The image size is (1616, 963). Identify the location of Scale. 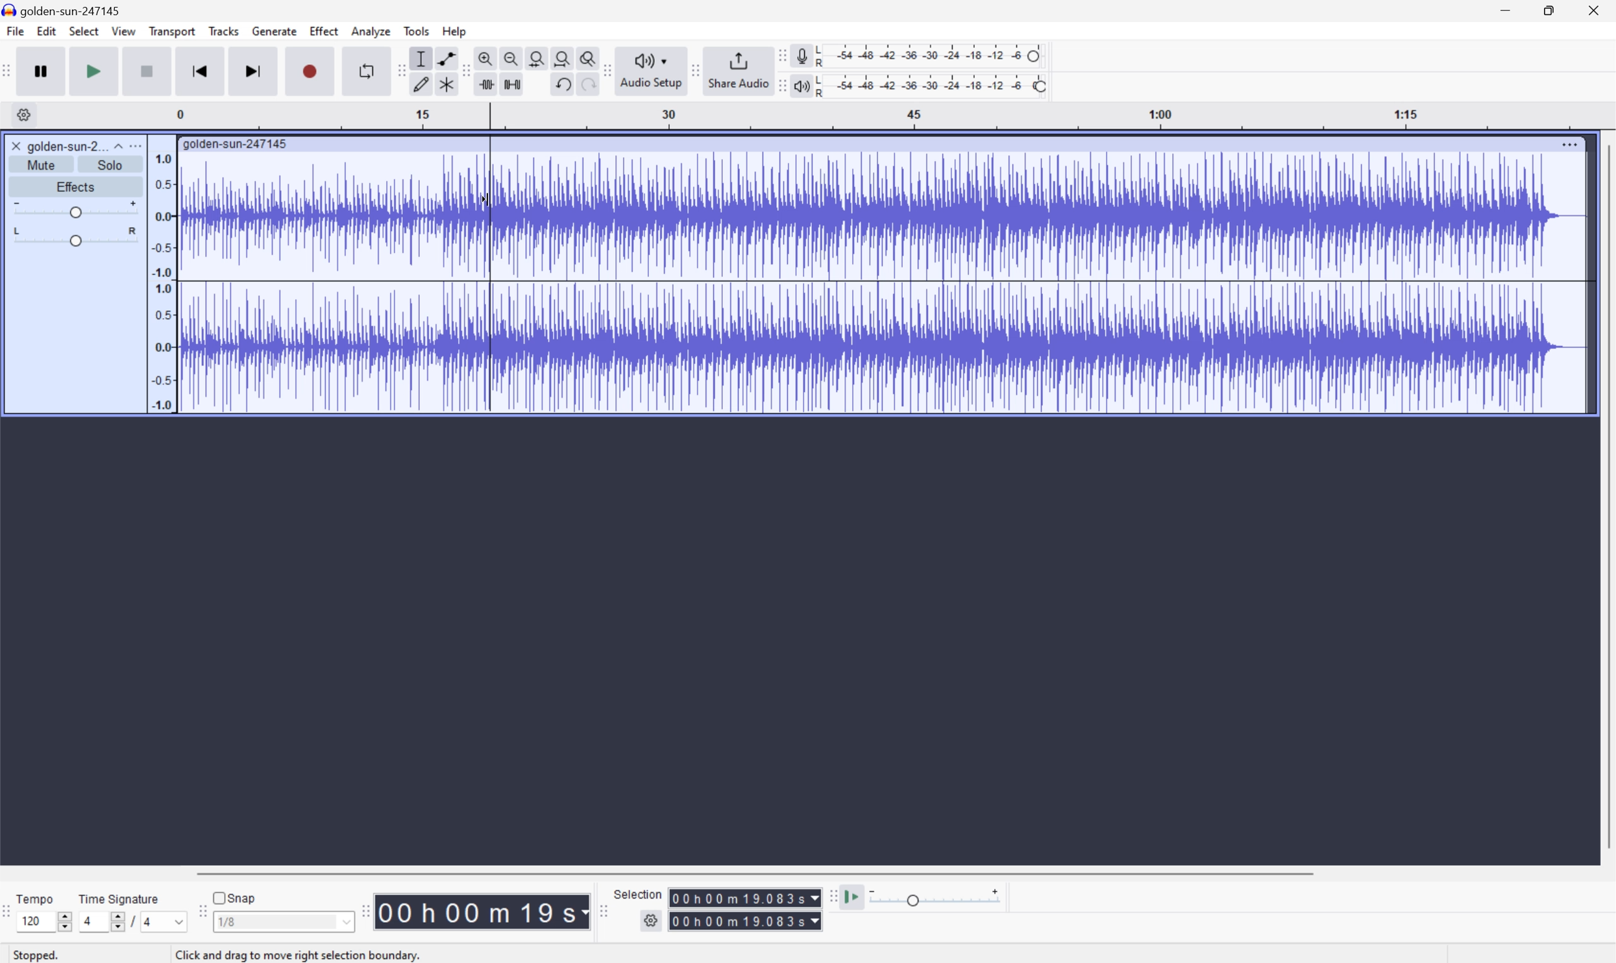
(896, 116).